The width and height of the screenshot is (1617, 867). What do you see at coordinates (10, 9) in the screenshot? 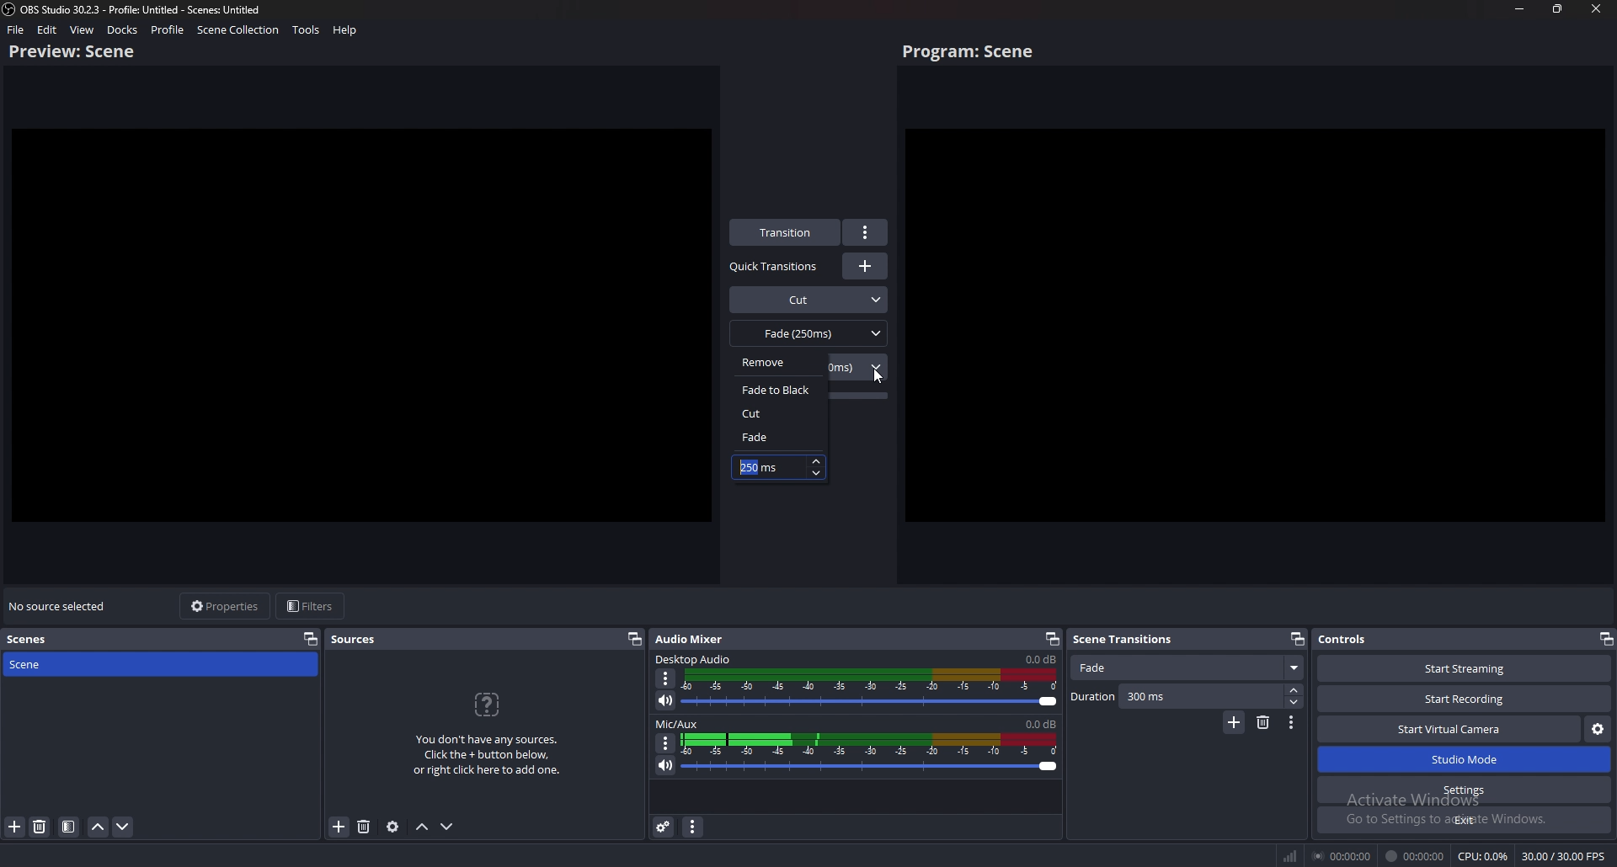
I see `obs studio` at bounding box center [10, 9].